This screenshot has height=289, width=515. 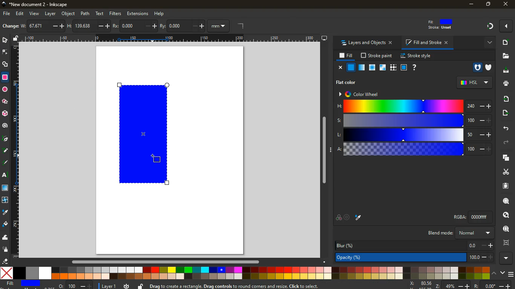 What do you see at coordinates (504, 186) in the screenshot?
I see `paper` at bounding box center [504, 186].